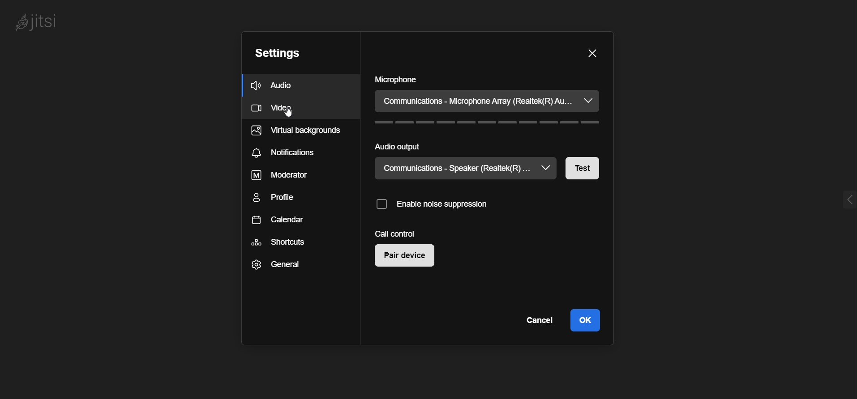 The height and width of the screenshot is (399, 857). Describe the element at coordinates (283, 200) in the screenshot. I see `profile` at that location.